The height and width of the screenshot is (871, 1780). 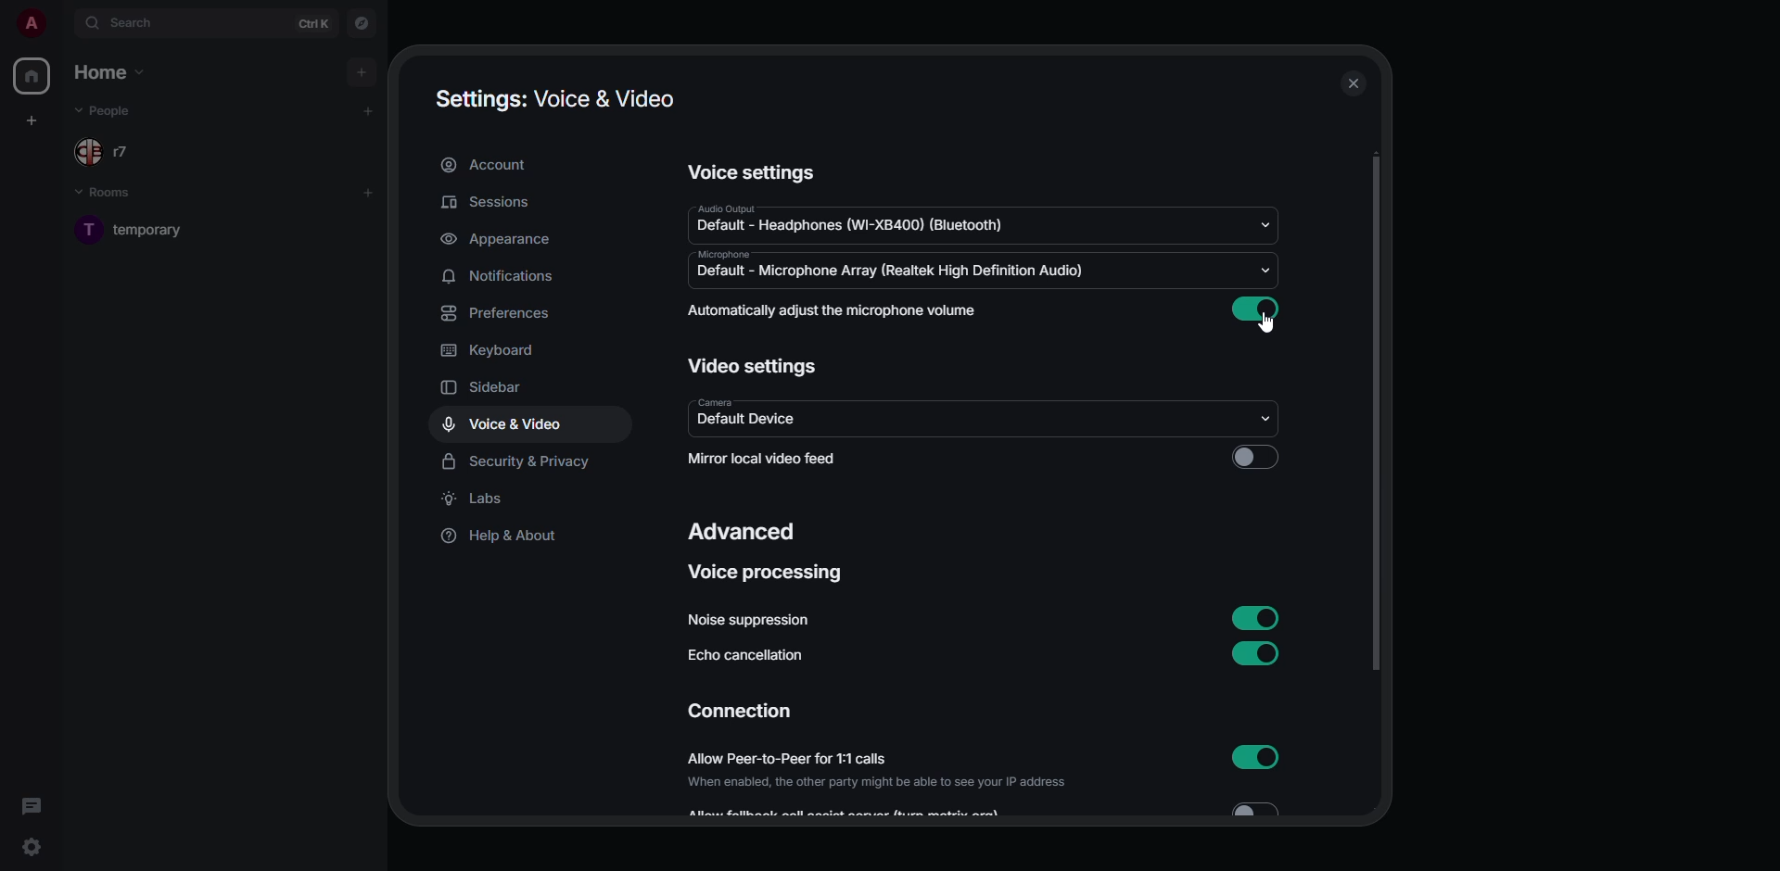 What do you see at coordinates (480, 499) in the screenshot?
I see `labs` at bounding box center [480, 499].